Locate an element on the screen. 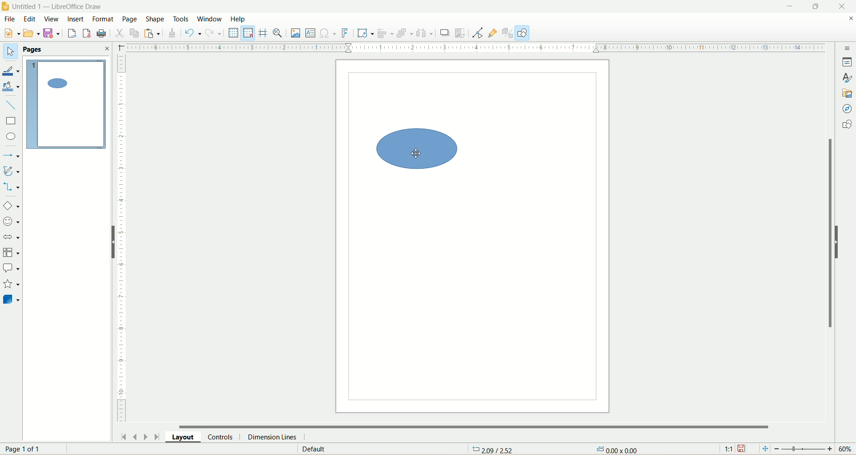 This screenshot has width=856, height=455. special character is located at coordinates (327, 33).